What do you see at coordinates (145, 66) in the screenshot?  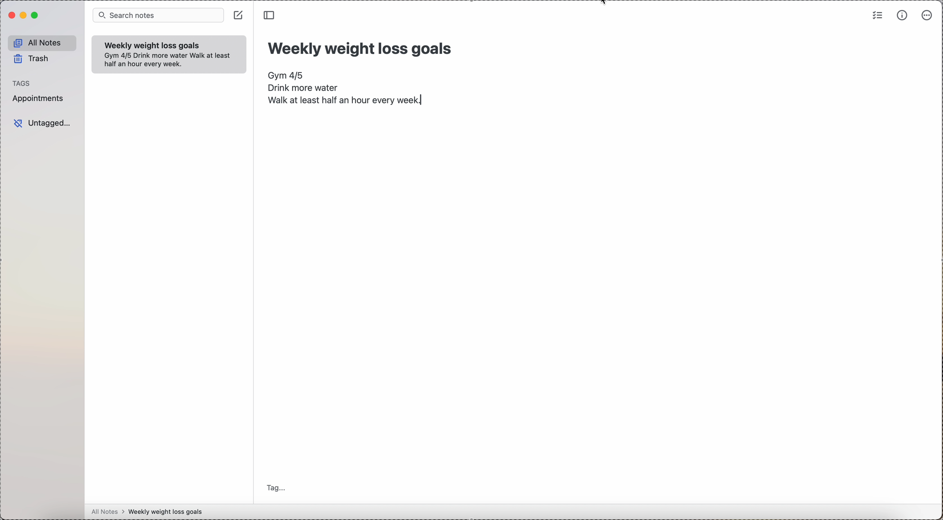 I see `half an hour every week` at bounding box center [145, 66].